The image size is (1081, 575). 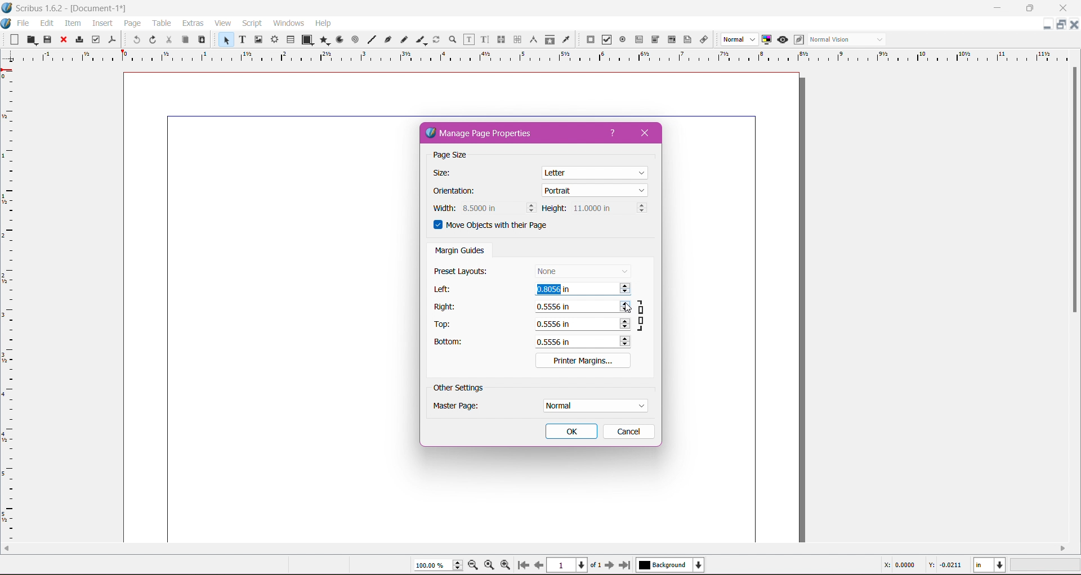 I want to click on Top, so click(x=446, y=325).